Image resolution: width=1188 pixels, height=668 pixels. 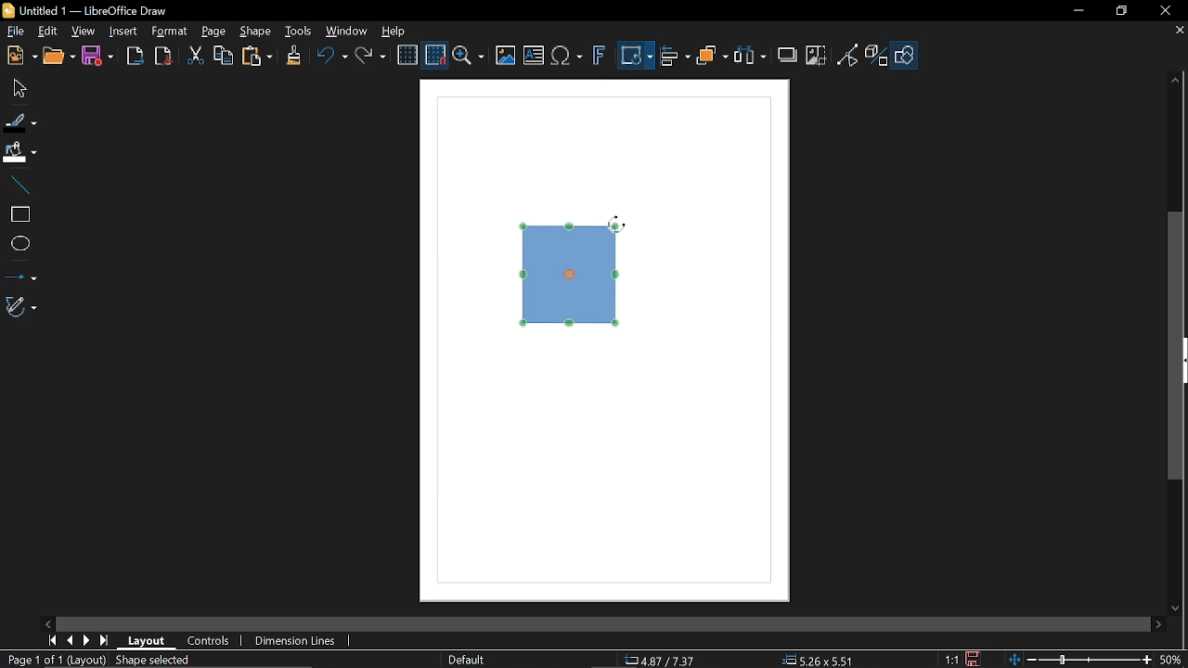 What do you see at coordinates (19, 186) in the screenshot?
I see `Line` at bounding box center [19, 186].